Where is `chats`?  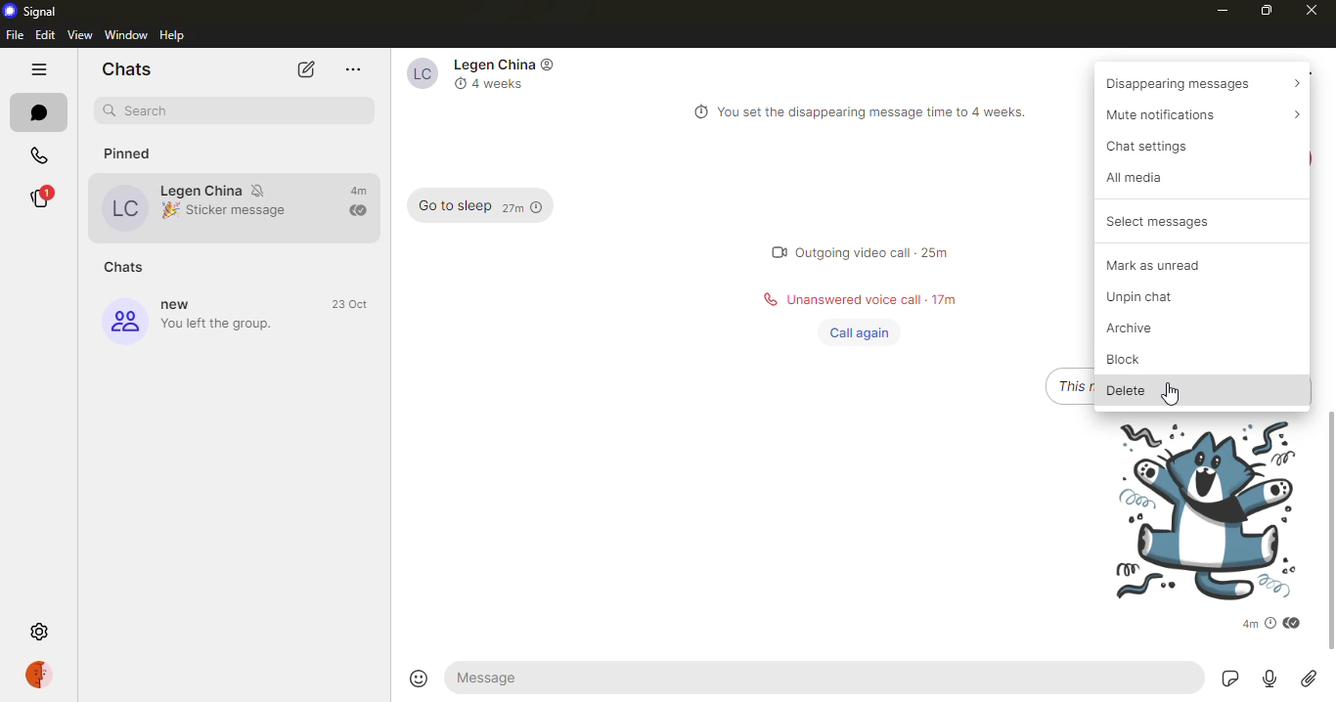
chats is located at coordinates (34, 112).